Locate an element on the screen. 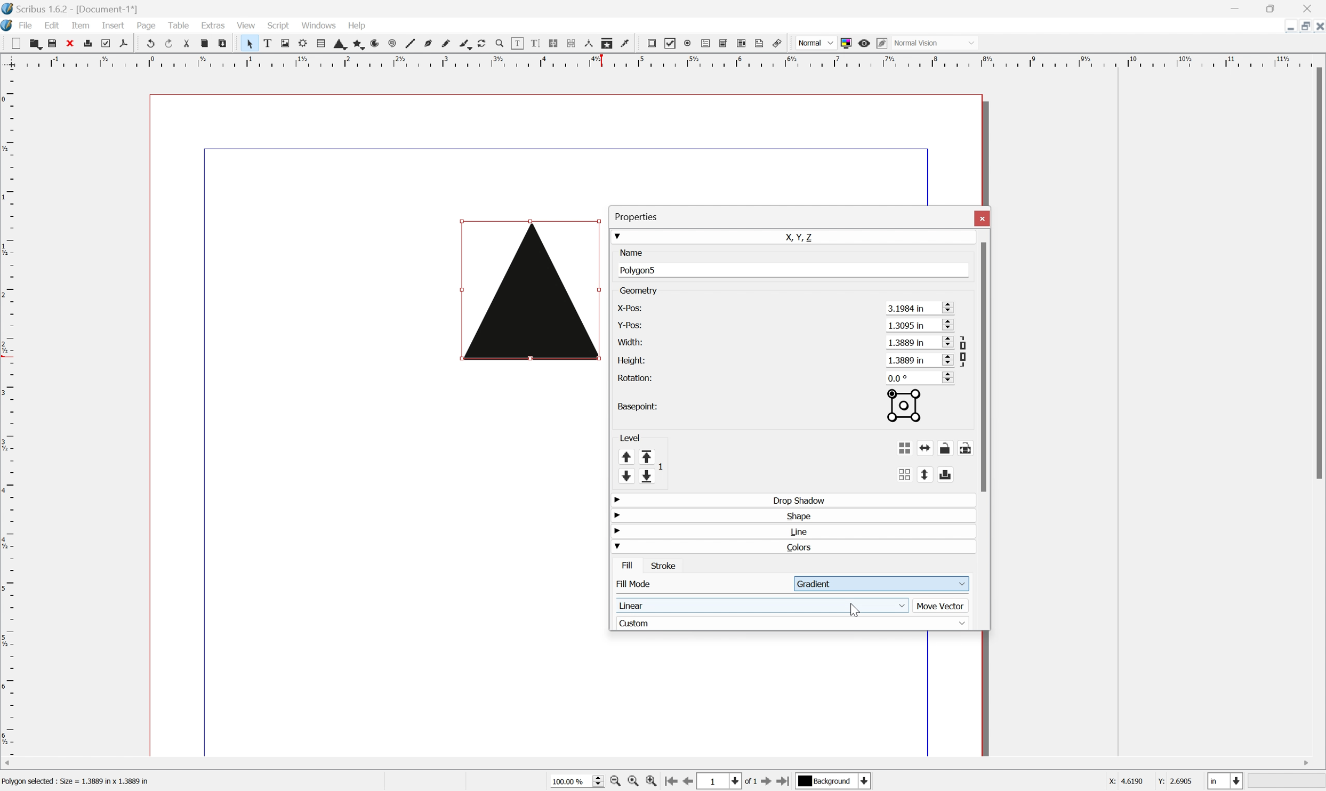 This screenshot has width=1326, height=791. Text is located at coordinates (81, 780).